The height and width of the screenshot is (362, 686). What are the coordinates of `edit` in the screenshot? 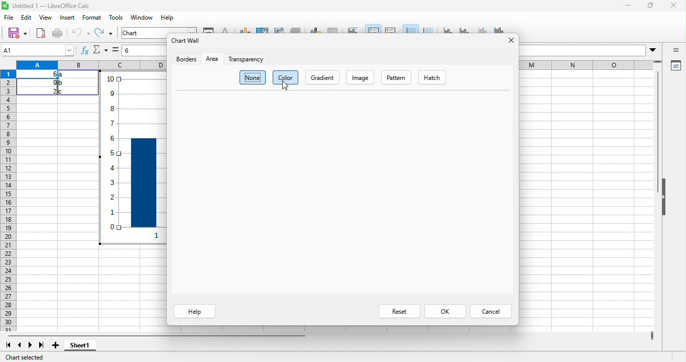 It's located at (28, 19).